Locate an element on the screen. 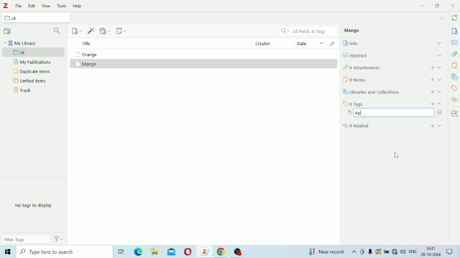 The width and height of the screenshot is (460, 258). File Explorer is located at coordinates (155, 252).